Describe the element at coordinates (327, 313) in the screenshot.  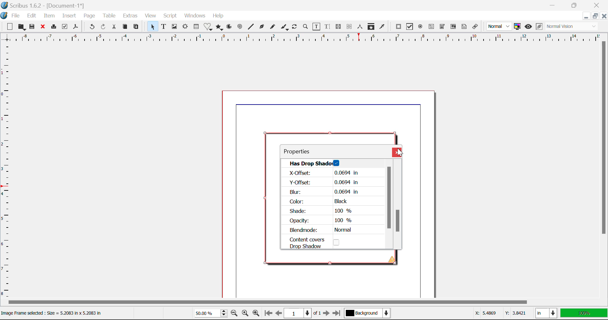
I see `Next page` at that location.